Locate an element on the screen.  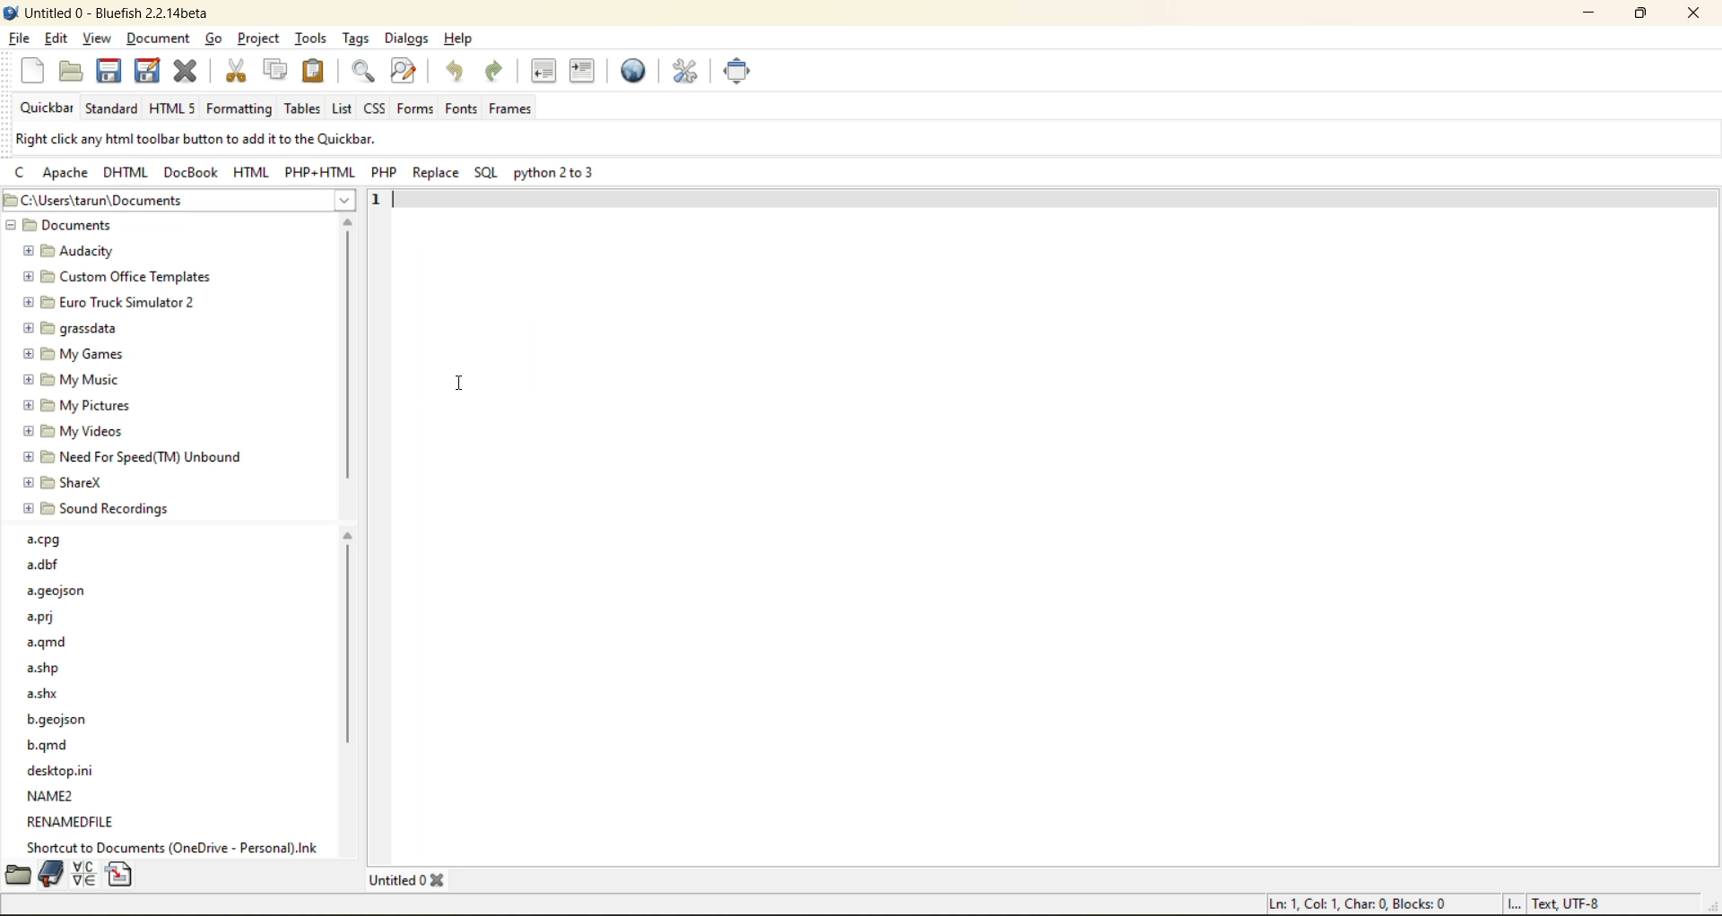
cursor is located at coordinates (450, 380).